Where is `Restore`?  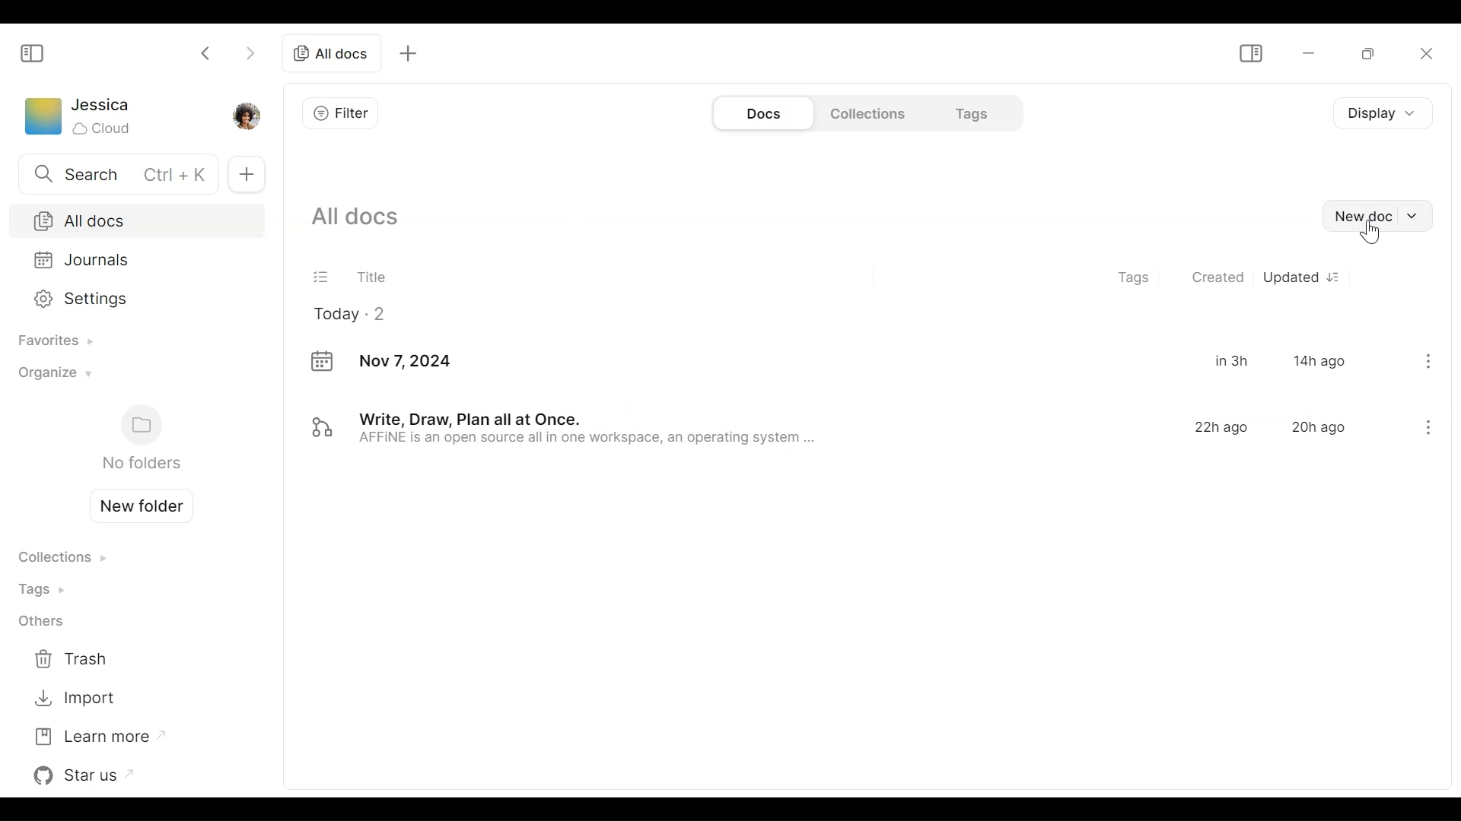 Restore is located at coordinates (1370, 52).